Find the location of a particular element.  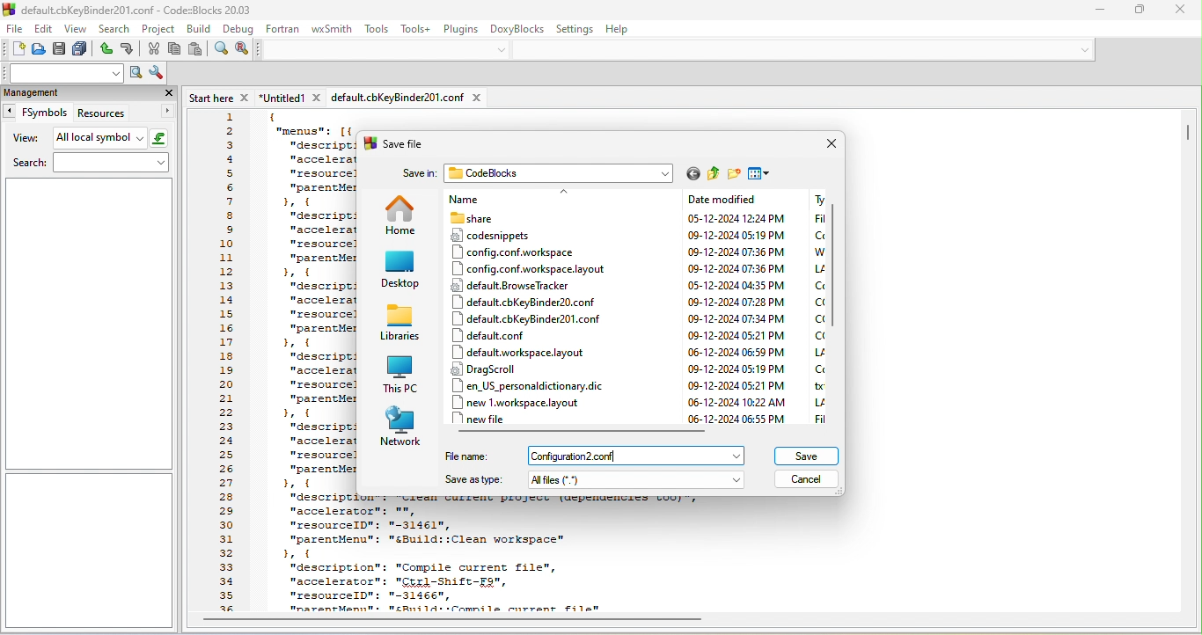

management is located at coordinates (68, 93).